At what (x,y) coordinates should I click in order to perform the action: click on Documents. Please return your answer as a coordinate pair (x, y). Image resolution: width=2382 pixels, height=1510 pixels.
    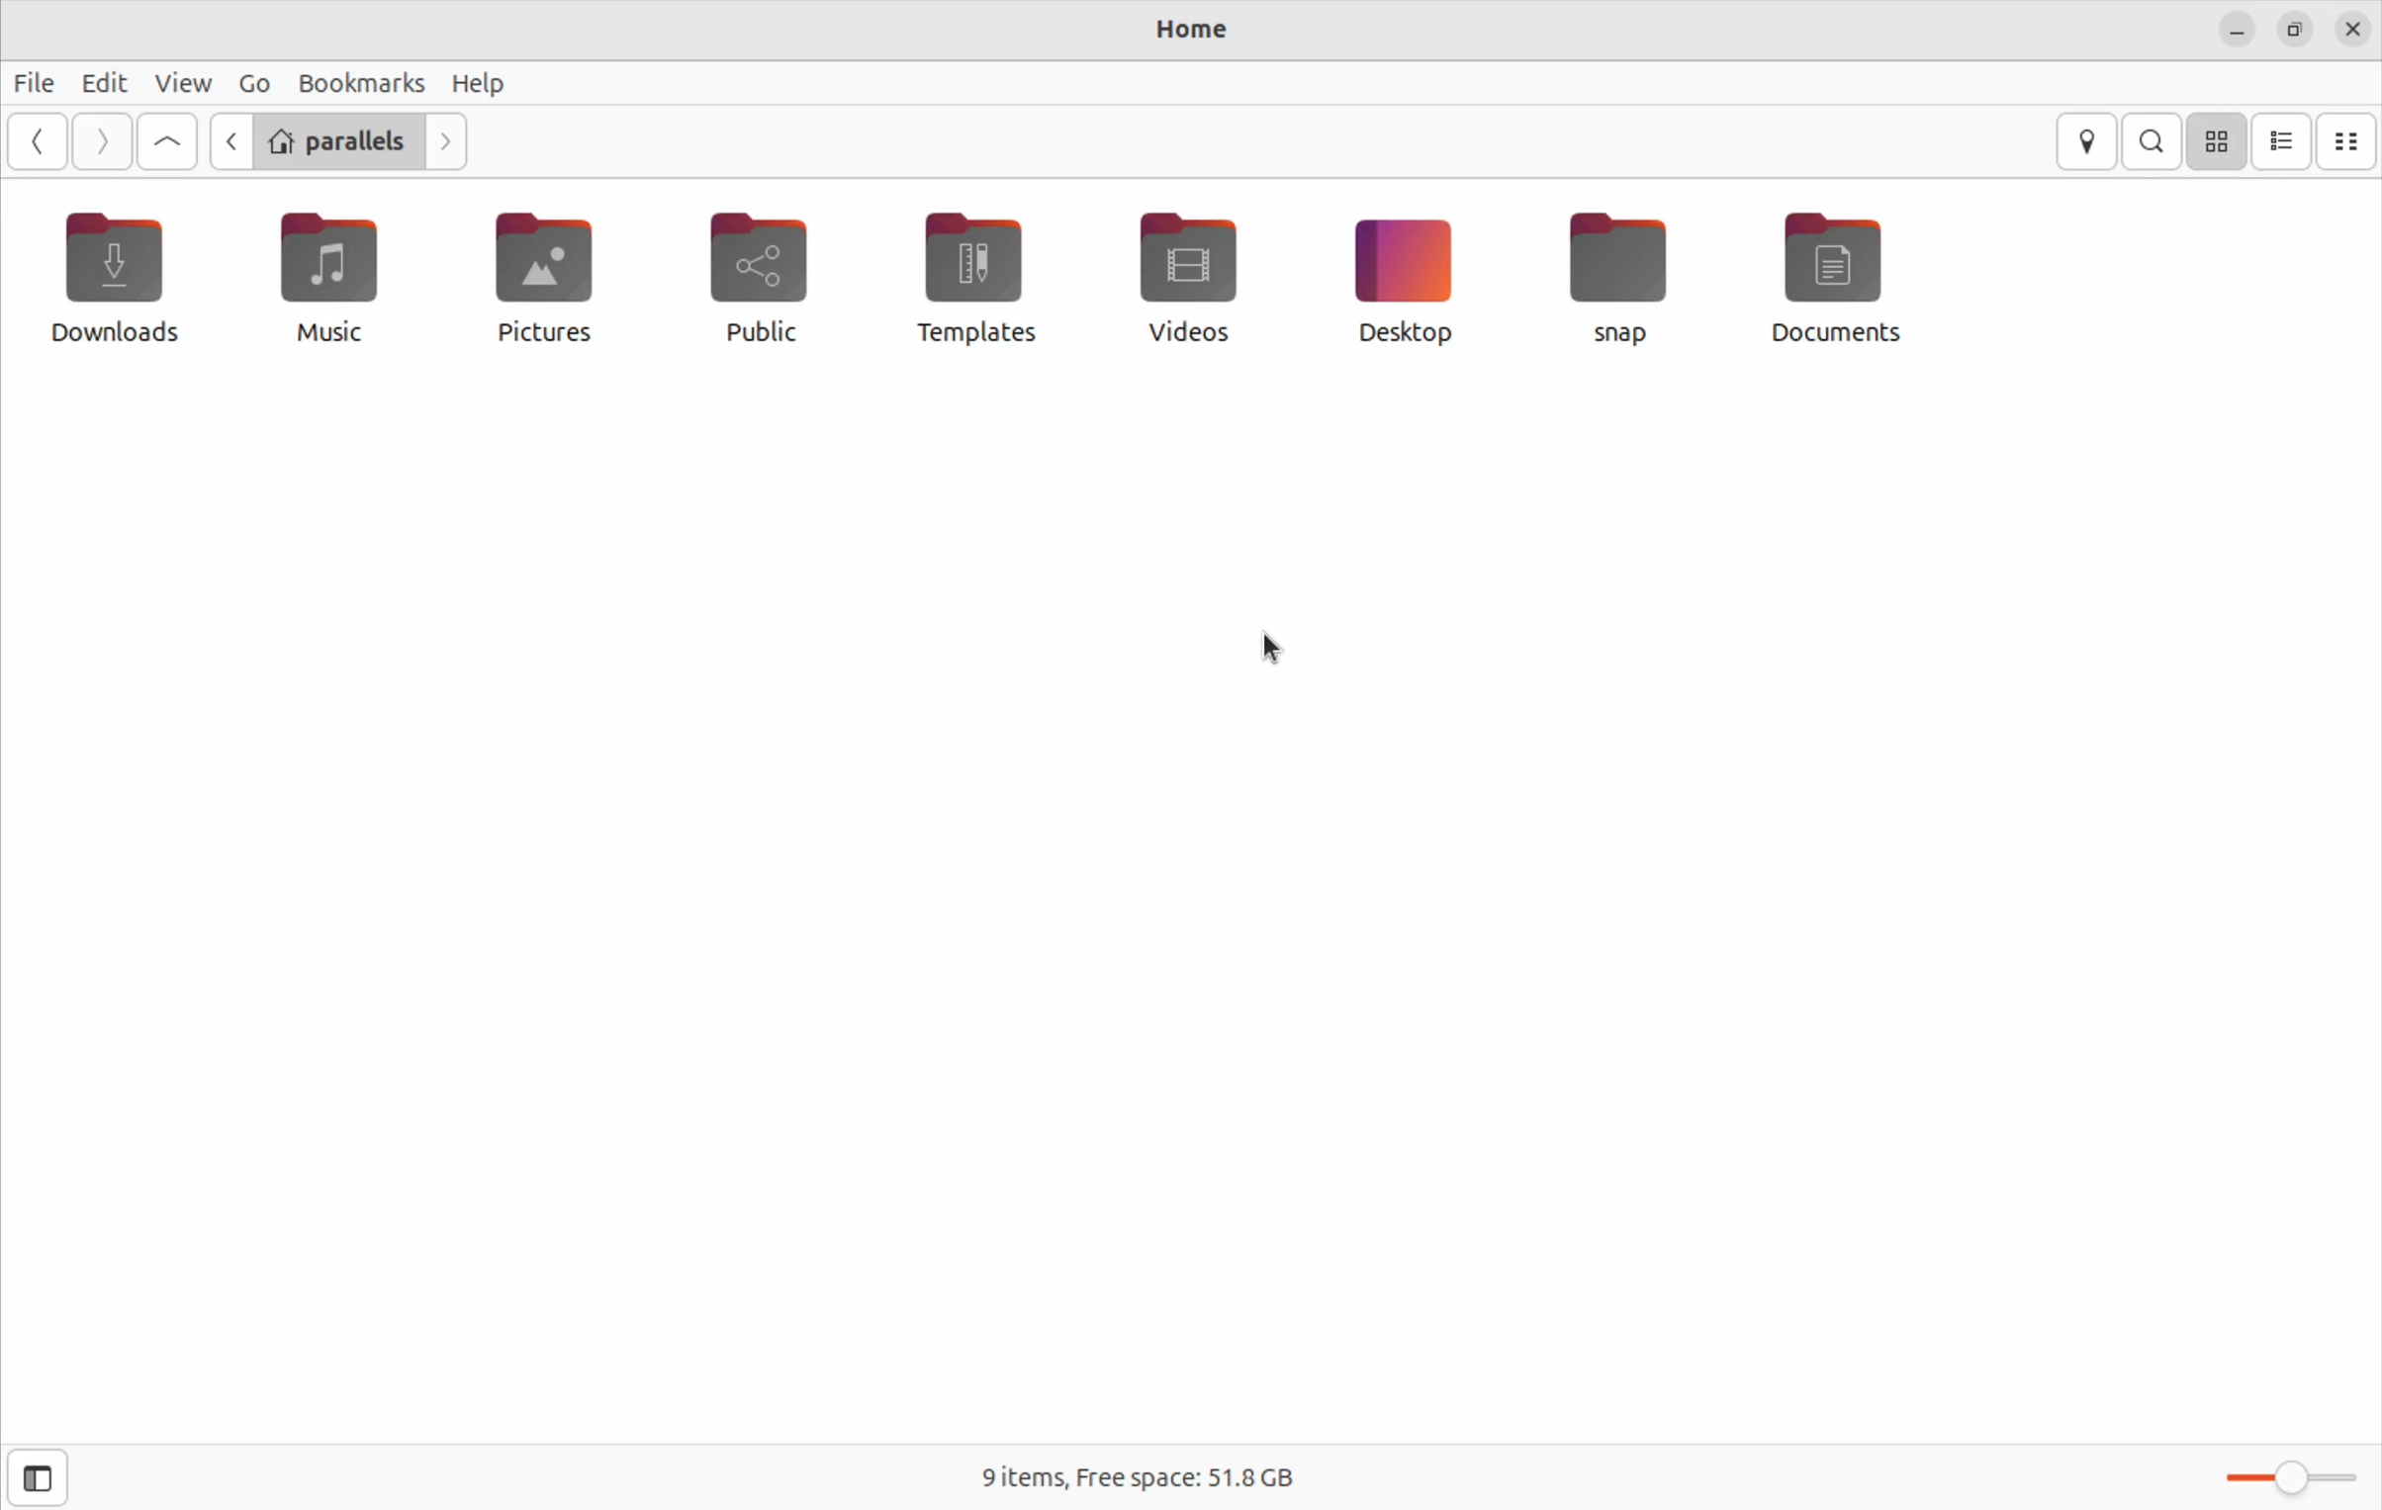
    Looking at the image, I should click on (1850, 271).